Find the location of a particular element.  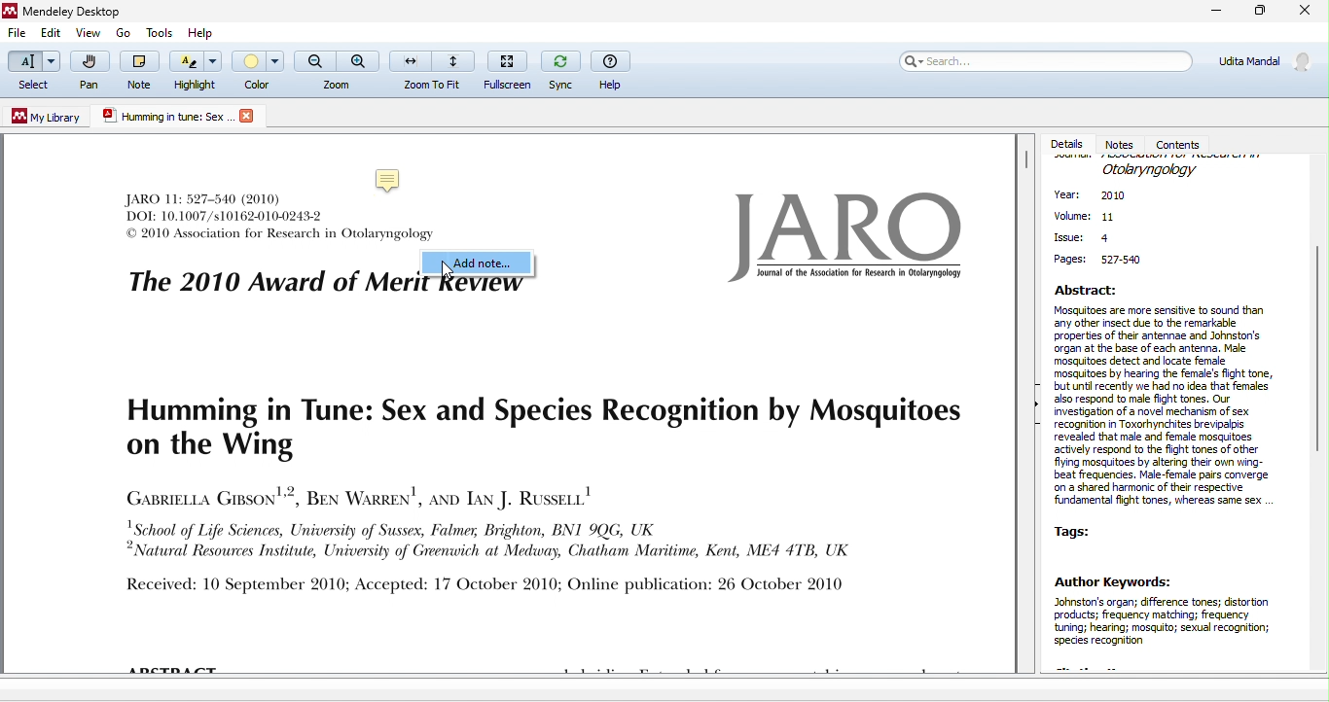

Mendeley Desktop is located at coordinates (79, 12).